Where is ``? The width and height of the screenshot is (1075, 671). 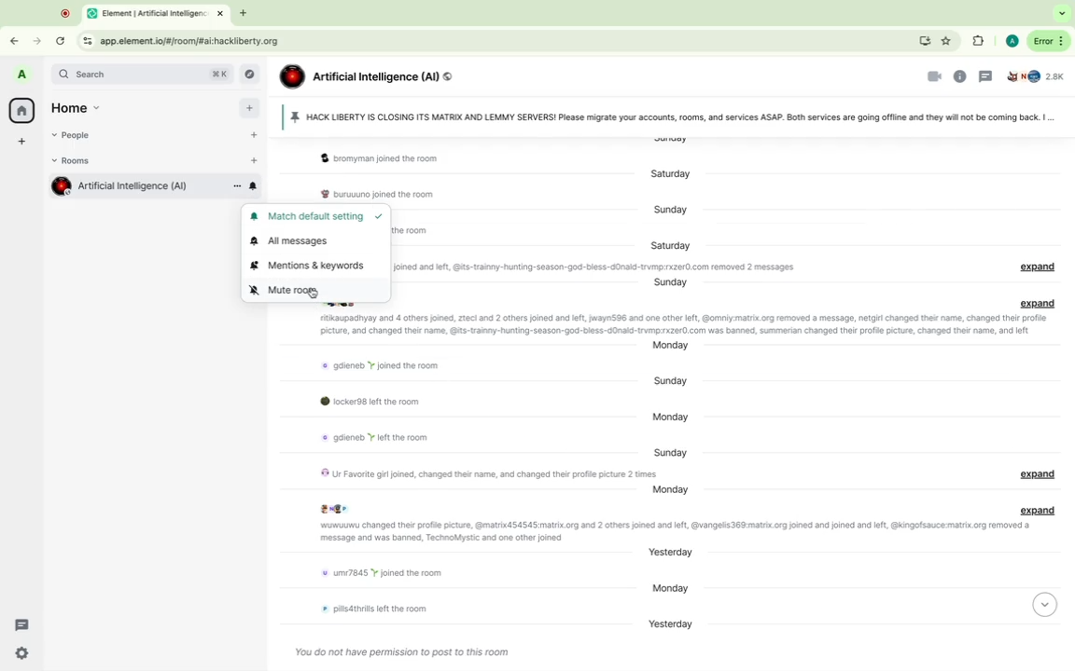  is located at coordinates (312, 293).